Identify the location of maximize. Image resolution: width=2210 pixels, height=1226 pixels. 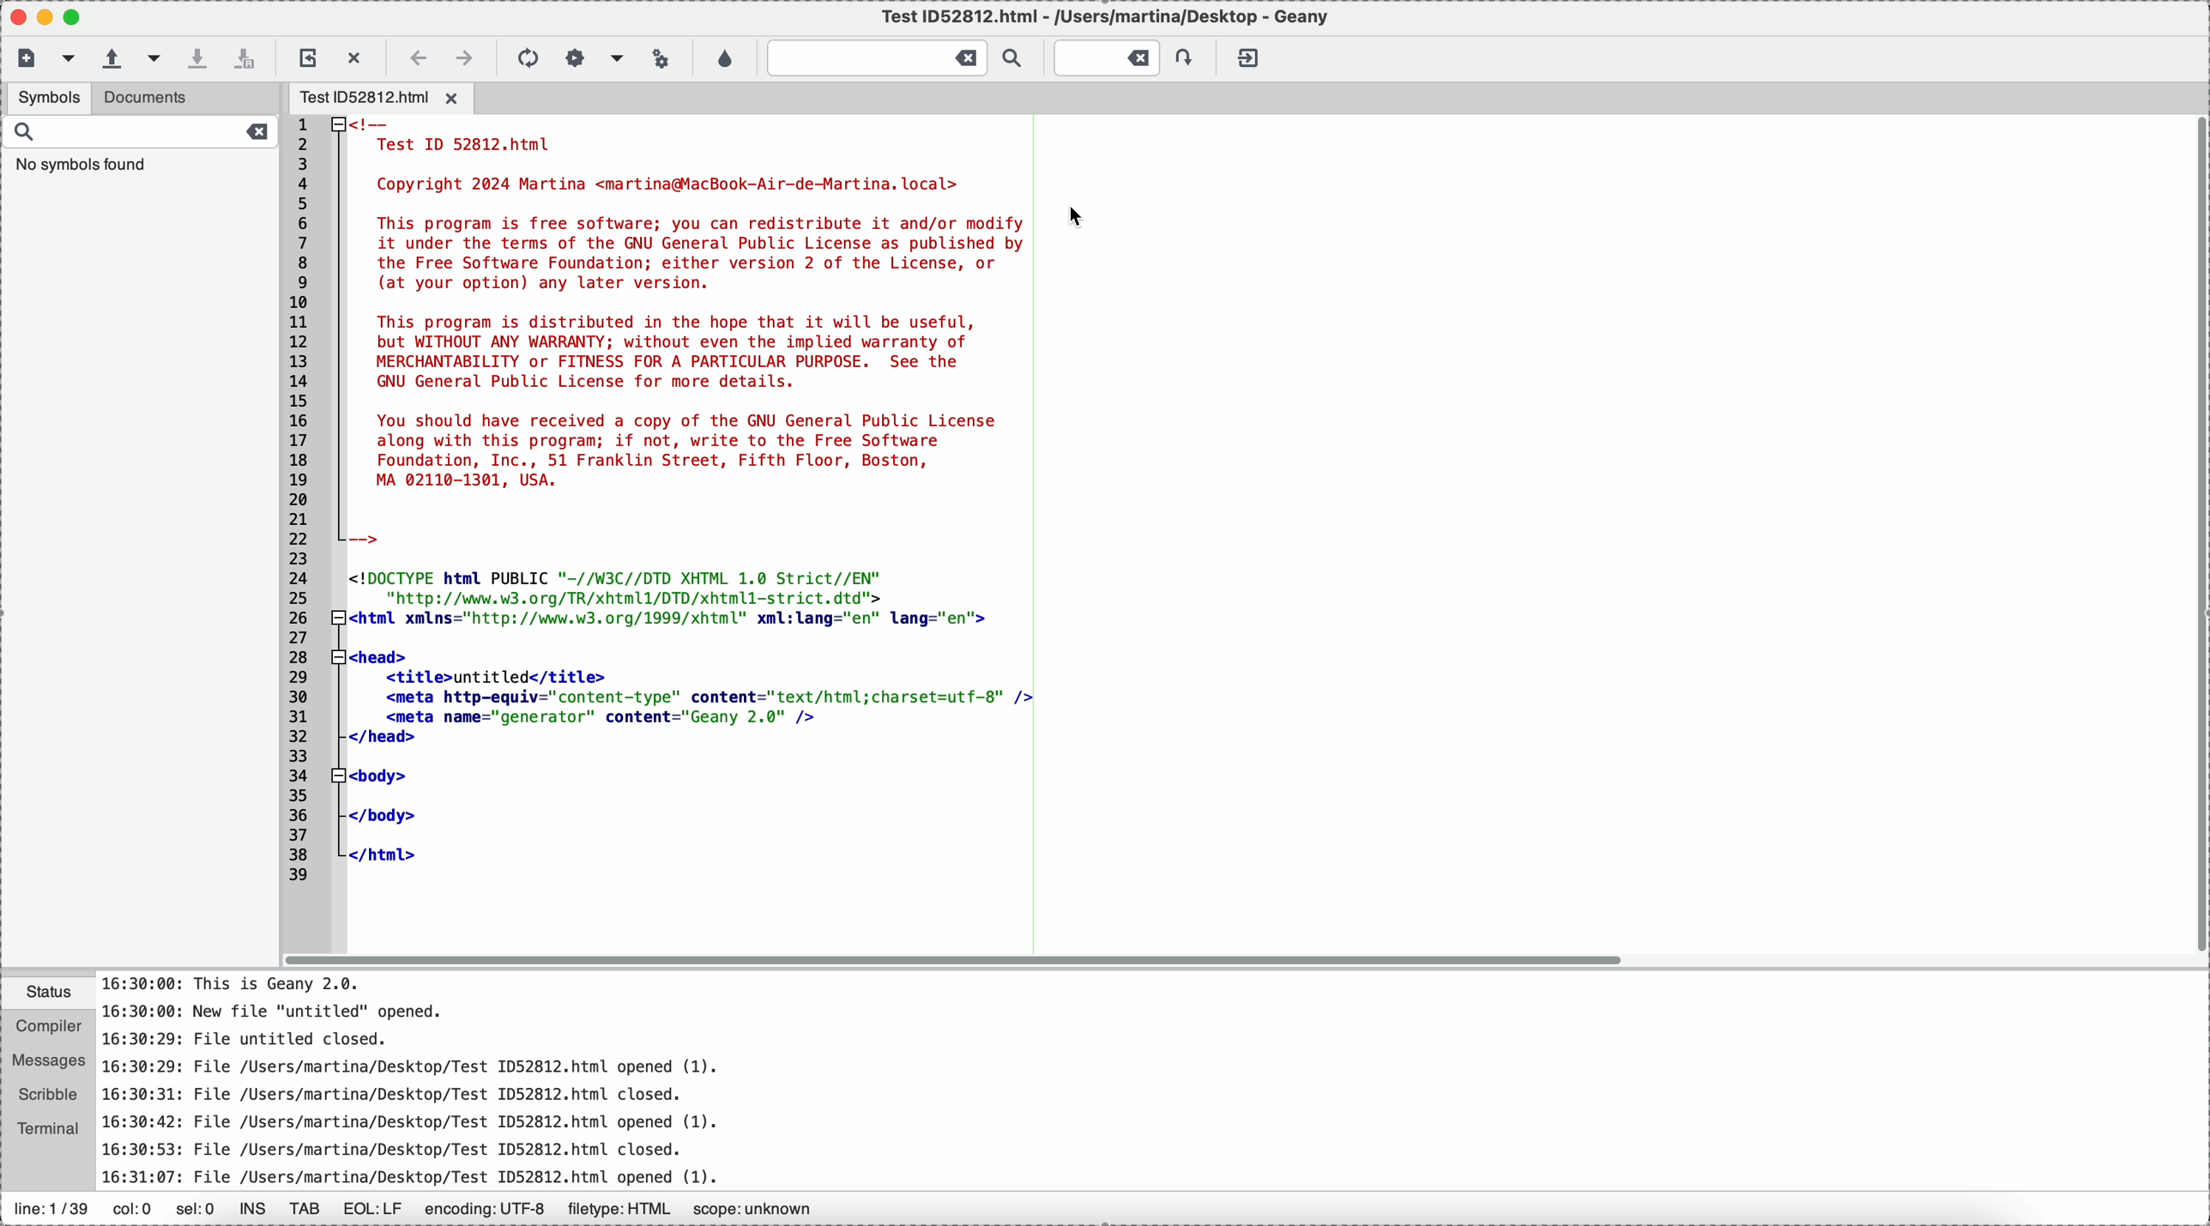
(47, 15).